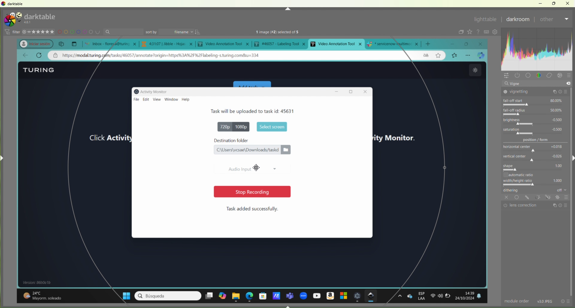 The height and width of the screenshot is (308, 575). What do you see at coordinates (485, 19) in the screenshot?
I see `lightable` at bounding box center [485, 19].